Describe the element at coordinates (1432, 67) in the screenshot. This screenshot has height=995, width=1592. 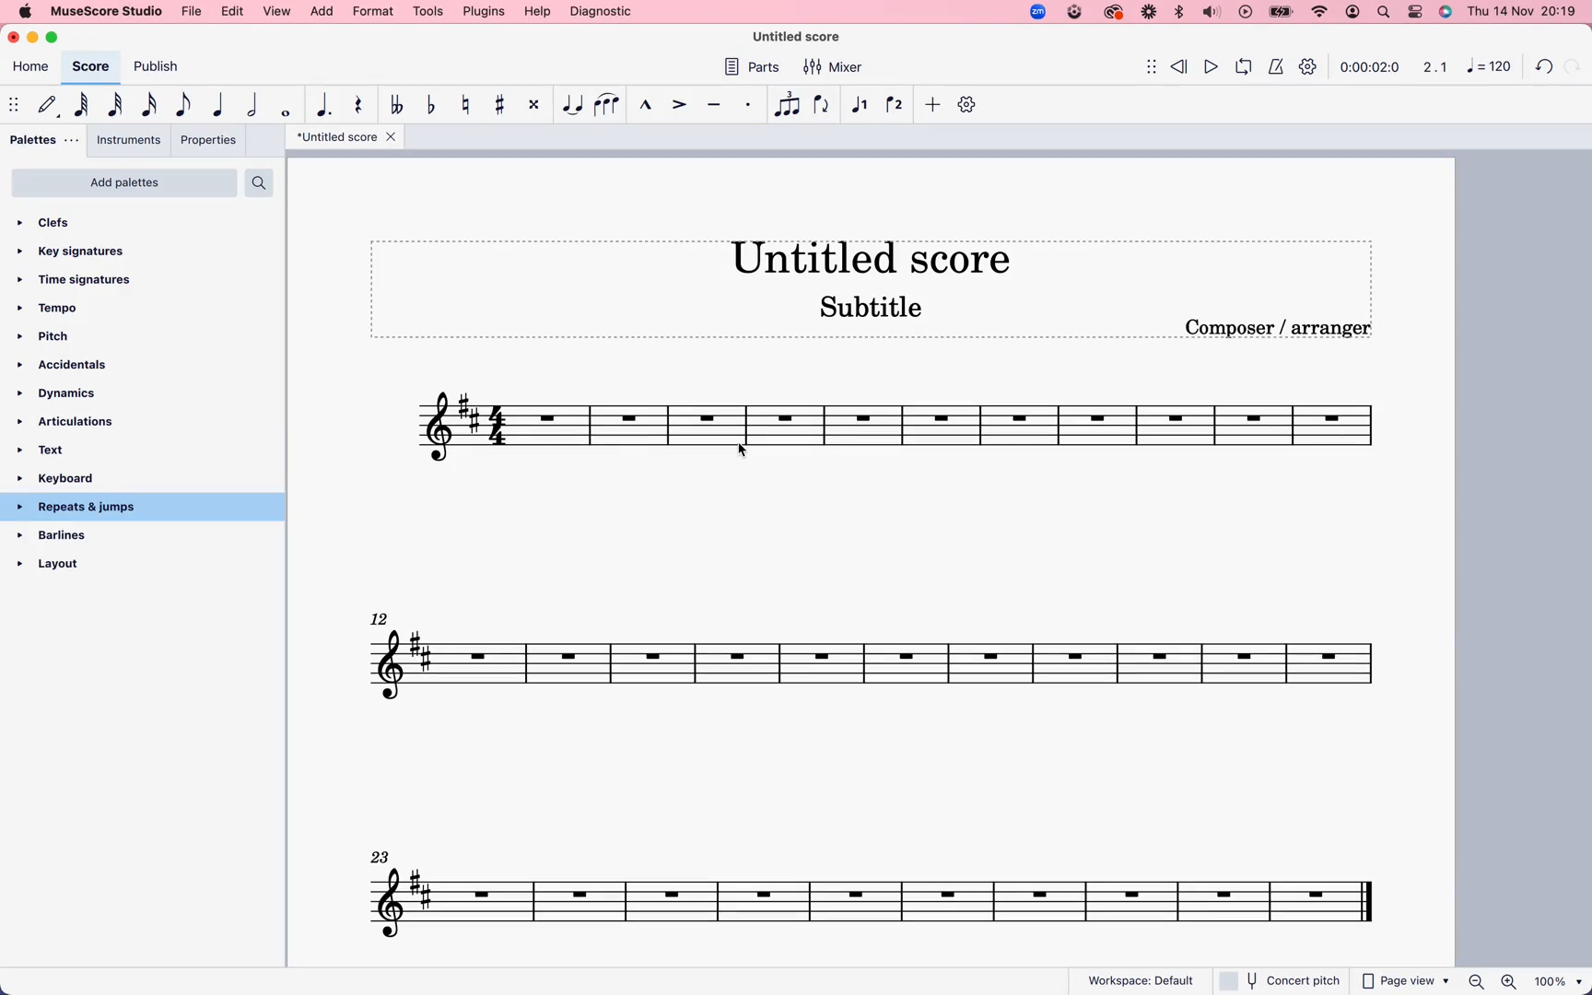
I see `scale` at that location.